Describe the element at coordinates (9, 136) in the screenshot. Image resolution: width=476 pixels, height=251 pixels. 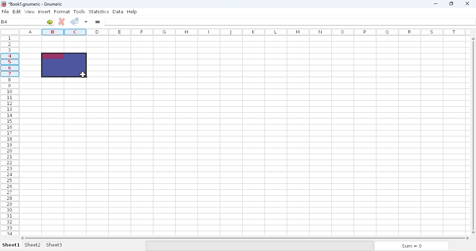
I see `rows` at that location.